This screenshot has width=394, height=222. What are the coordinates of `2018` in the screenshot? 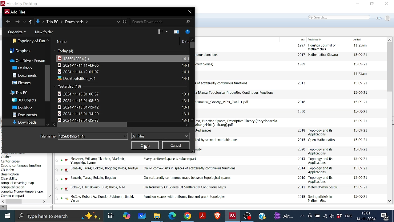 It's located at (300, 130).